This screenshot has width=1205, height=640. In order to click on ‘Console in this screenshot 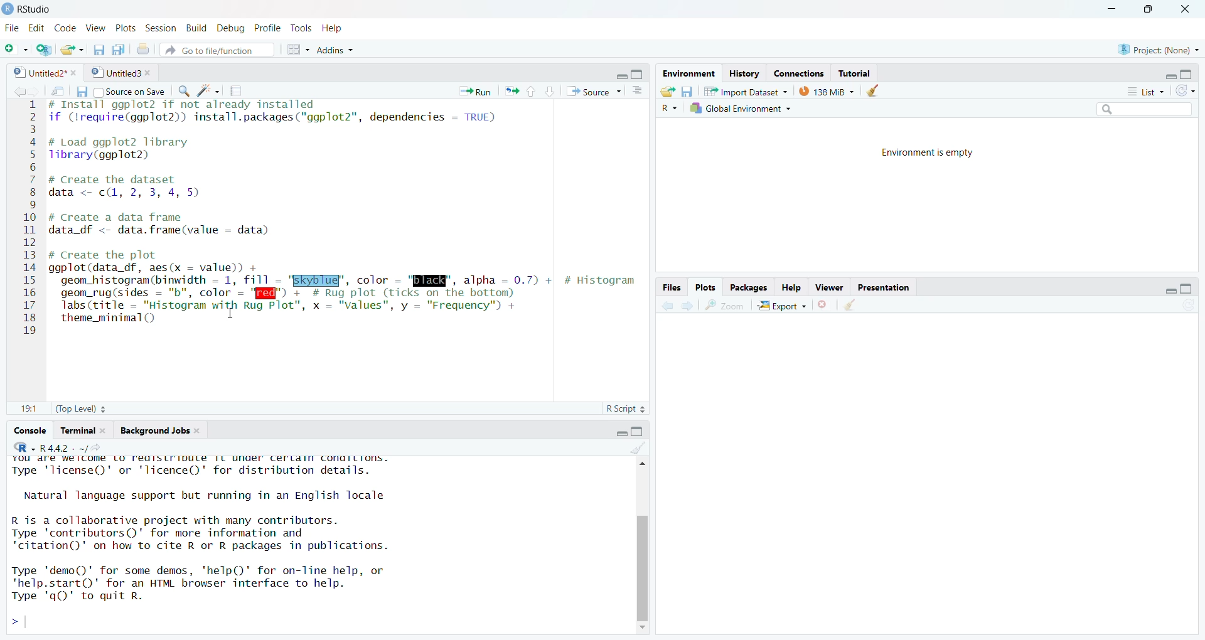, I will do `click(26, 432)`.